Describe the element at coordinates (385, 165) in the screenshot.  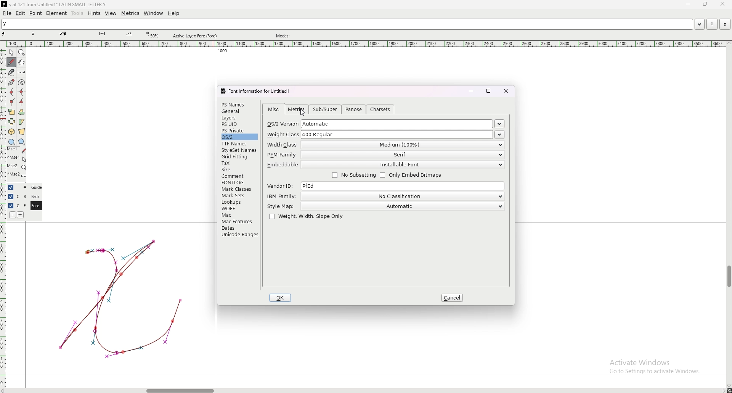
I see `embeddable installable font` at that location.